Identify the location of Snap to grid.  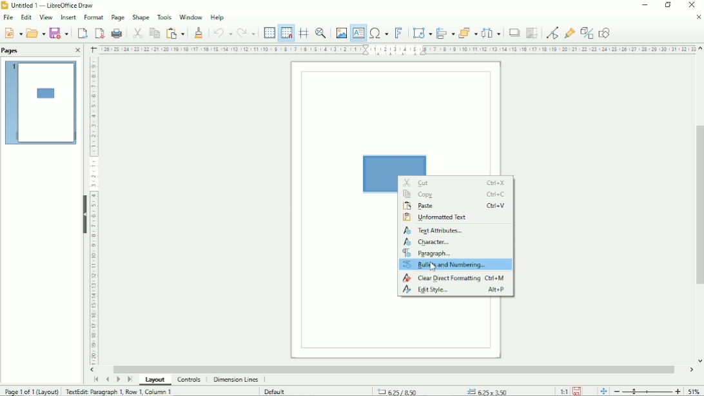
(286, 33).